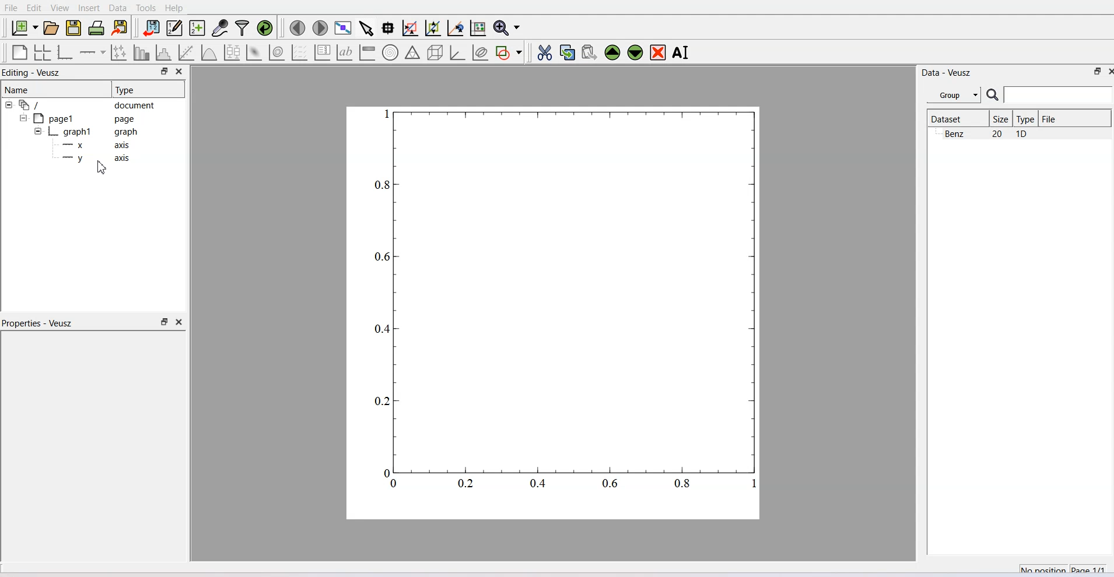 The width and height of the screenshot is (1114, 577). I want to click on Blank Page, so click(19, 52).